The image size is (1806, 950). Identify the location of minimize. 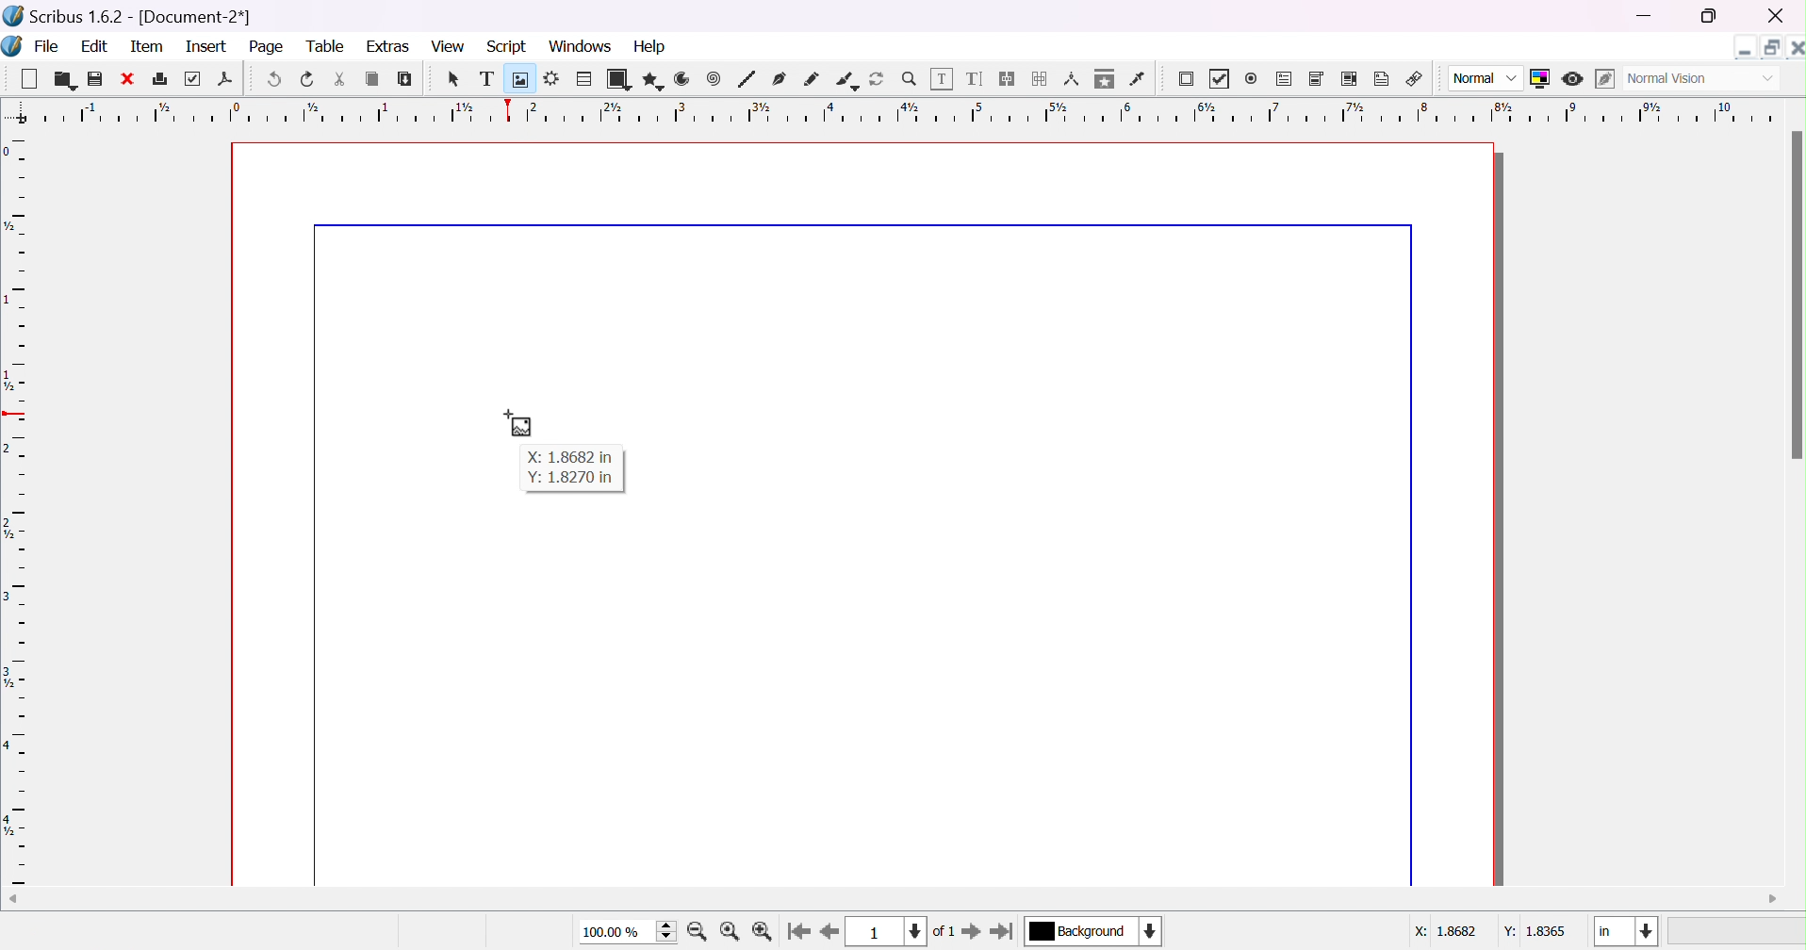
(1746, 47).